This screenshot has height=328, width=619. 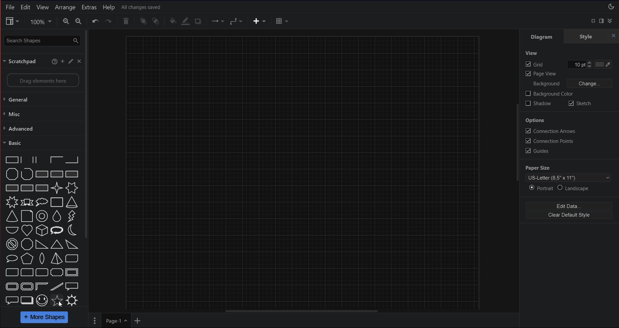 What do you see at coordinates (549, 141) in the screenshot?
I see `Connection Points` at bounding box center [549, 141].